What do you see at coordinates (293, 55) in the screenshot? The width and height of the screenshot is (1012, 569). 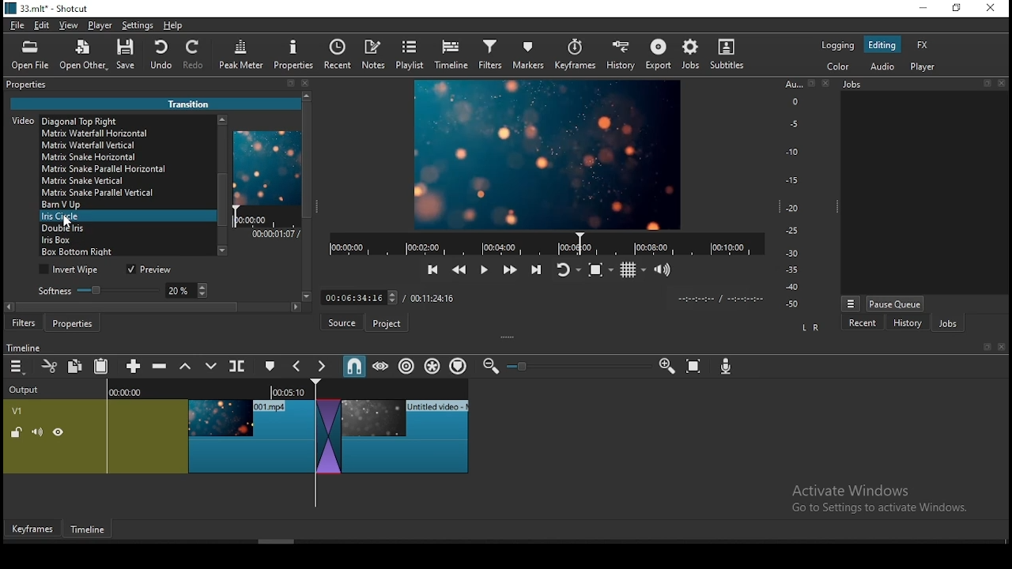 I see `properties` at bounding box center [293, 55].